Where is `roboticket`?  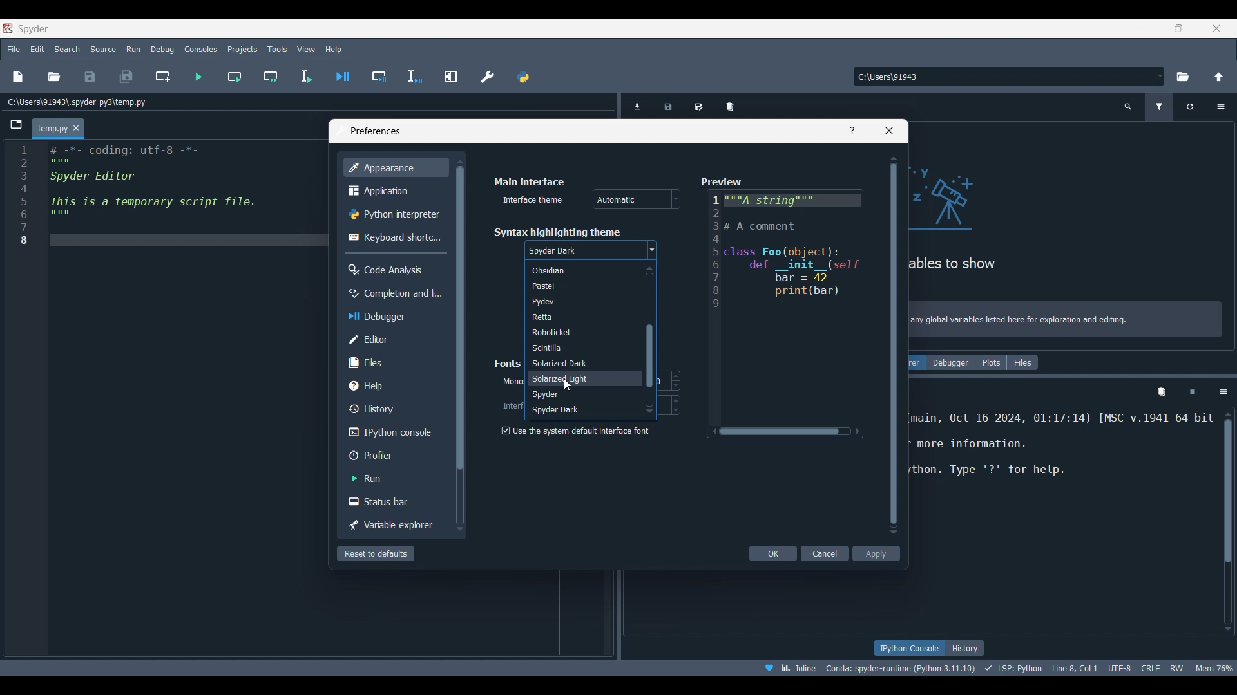
roboticket is located at coordinates (577, 333).